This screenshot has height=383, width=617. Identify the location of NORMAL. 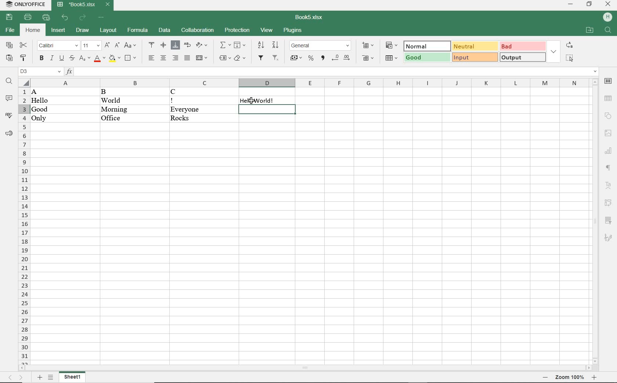
(426, 46).